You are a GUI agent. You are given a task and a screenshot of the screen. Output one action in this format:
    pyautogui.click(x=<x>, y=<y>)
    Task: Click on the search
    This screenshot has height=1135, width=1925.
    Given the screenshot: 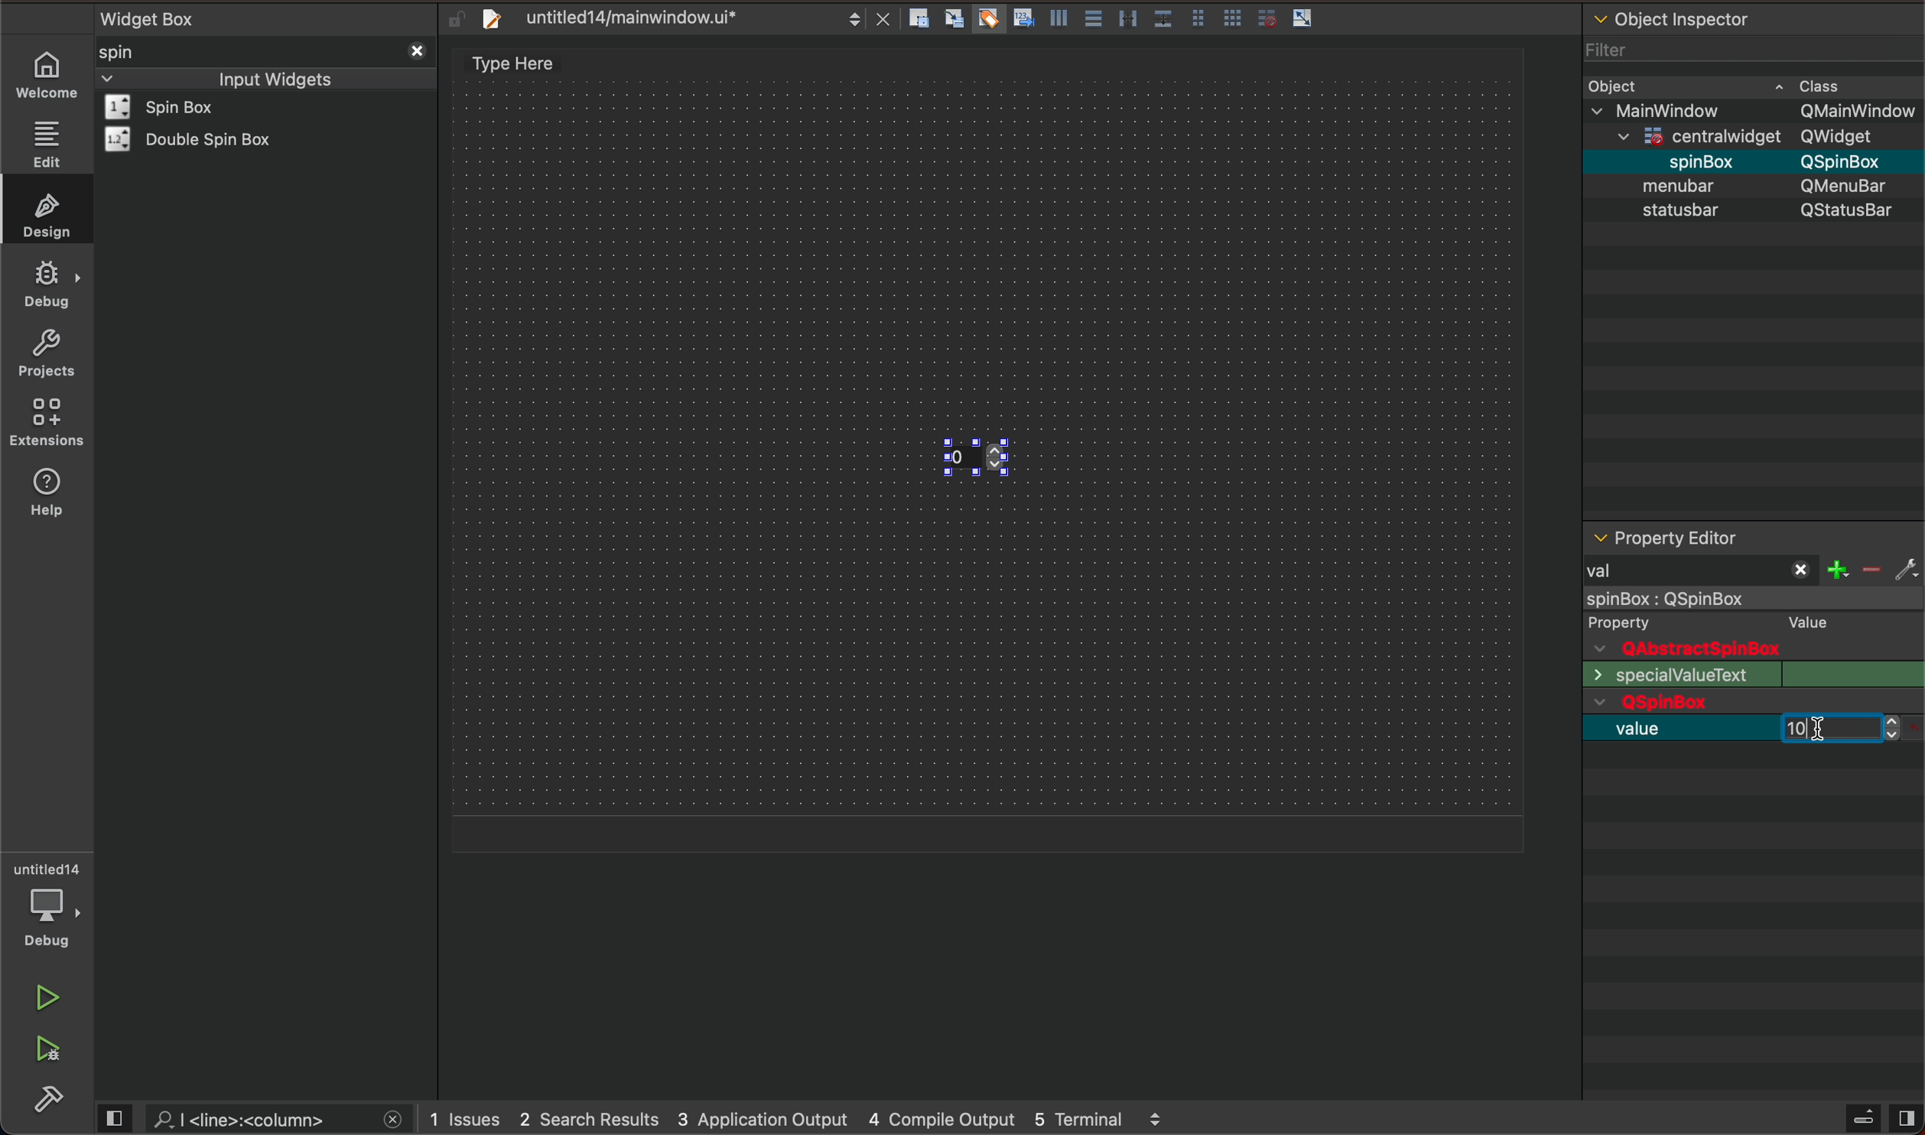 What is the action you would take?
    pyautogui.click(x=258, y=1118)
    